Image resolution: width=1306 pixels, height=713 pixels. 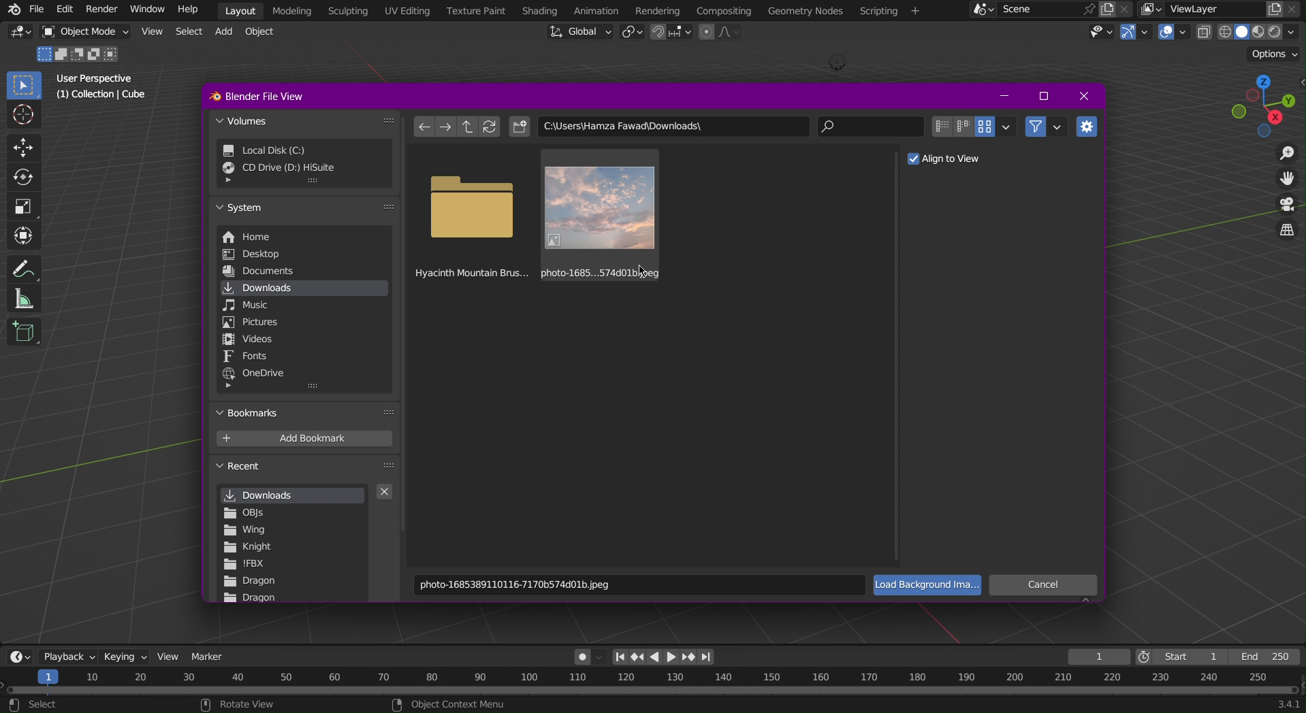 What do you see at coordinates (21, 176) in the screenshot?
I see `Rotate` at bounding box center [21, 176].